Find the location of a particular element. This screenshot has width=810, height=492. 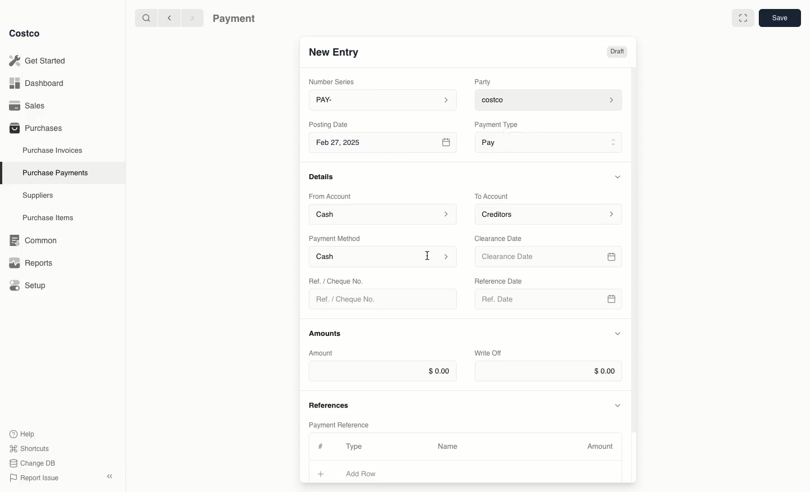

Feb 27, 2025 is located at coordinates (384, 144).